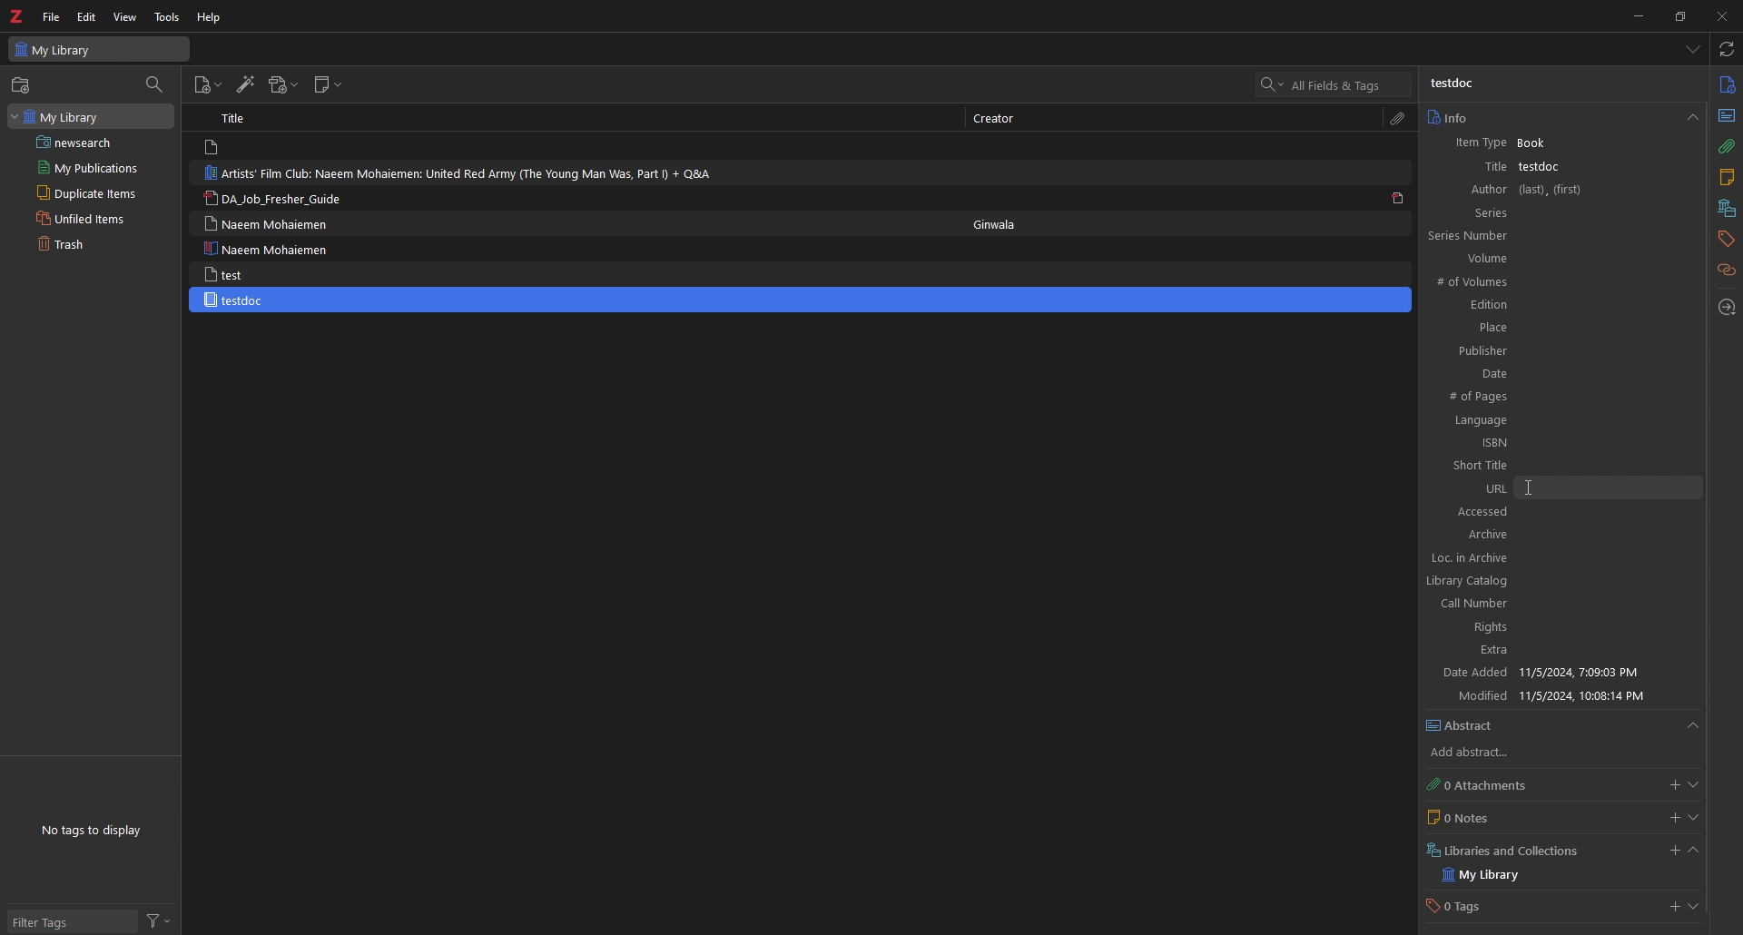 Image resolution: width=1743 pixels, height=935 pixels. Describe the element at coordinates (1524, 190) in the screenshot. I see `Author (last),(first)` at that location.